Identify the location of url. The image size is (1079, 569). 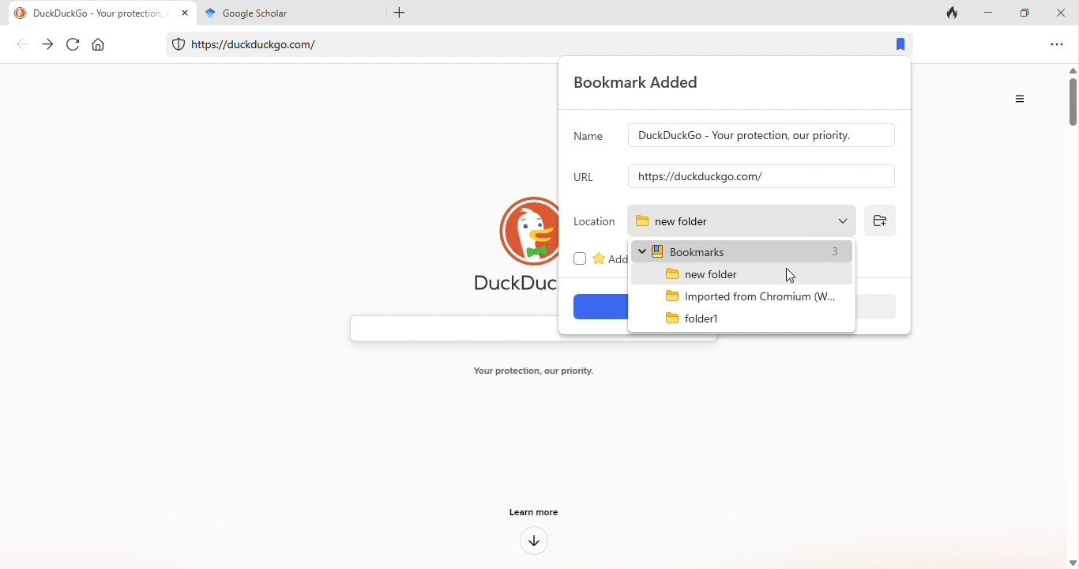
(586, 177).